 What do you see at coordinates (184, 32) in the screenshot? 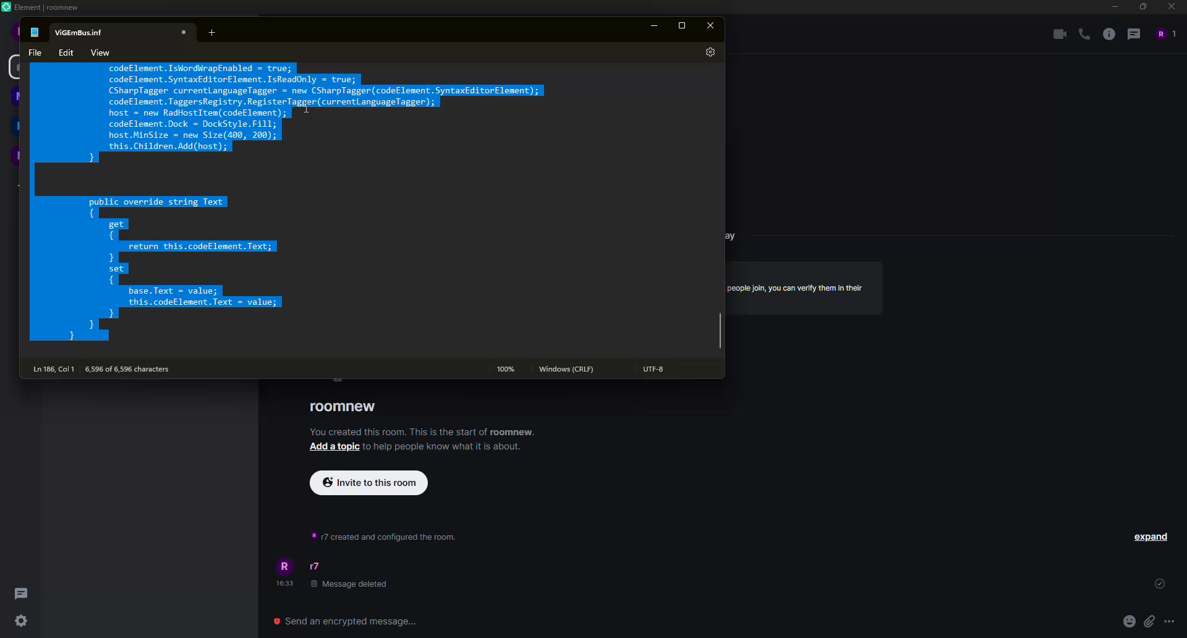
I see `close` at bounding box center [184, 32].